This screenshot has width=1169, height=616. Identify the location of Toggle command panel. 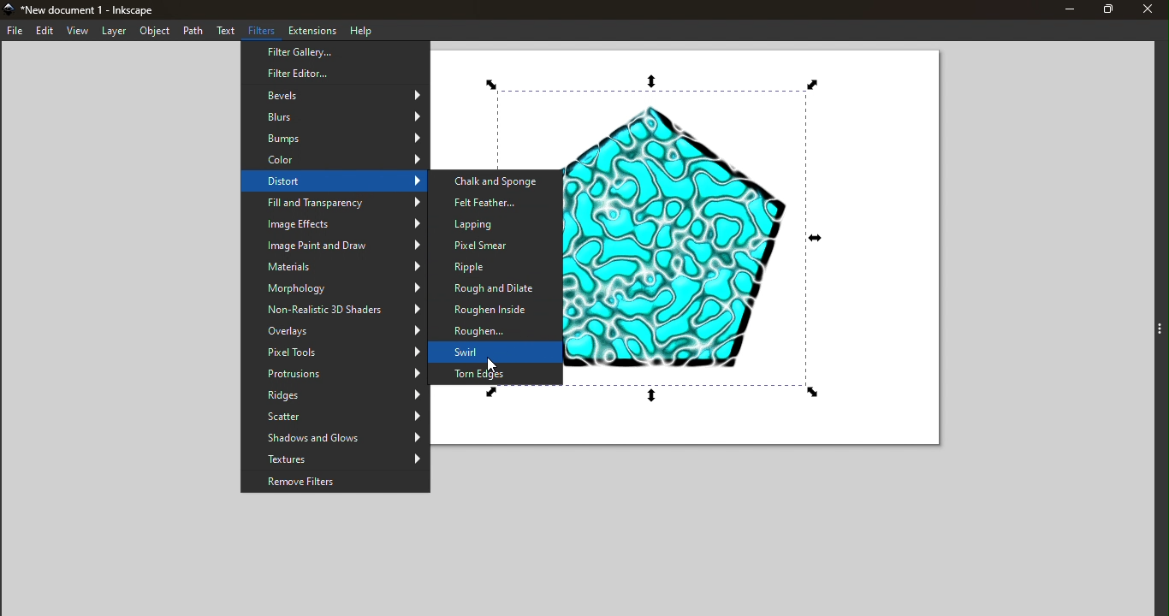
(1161, 331).